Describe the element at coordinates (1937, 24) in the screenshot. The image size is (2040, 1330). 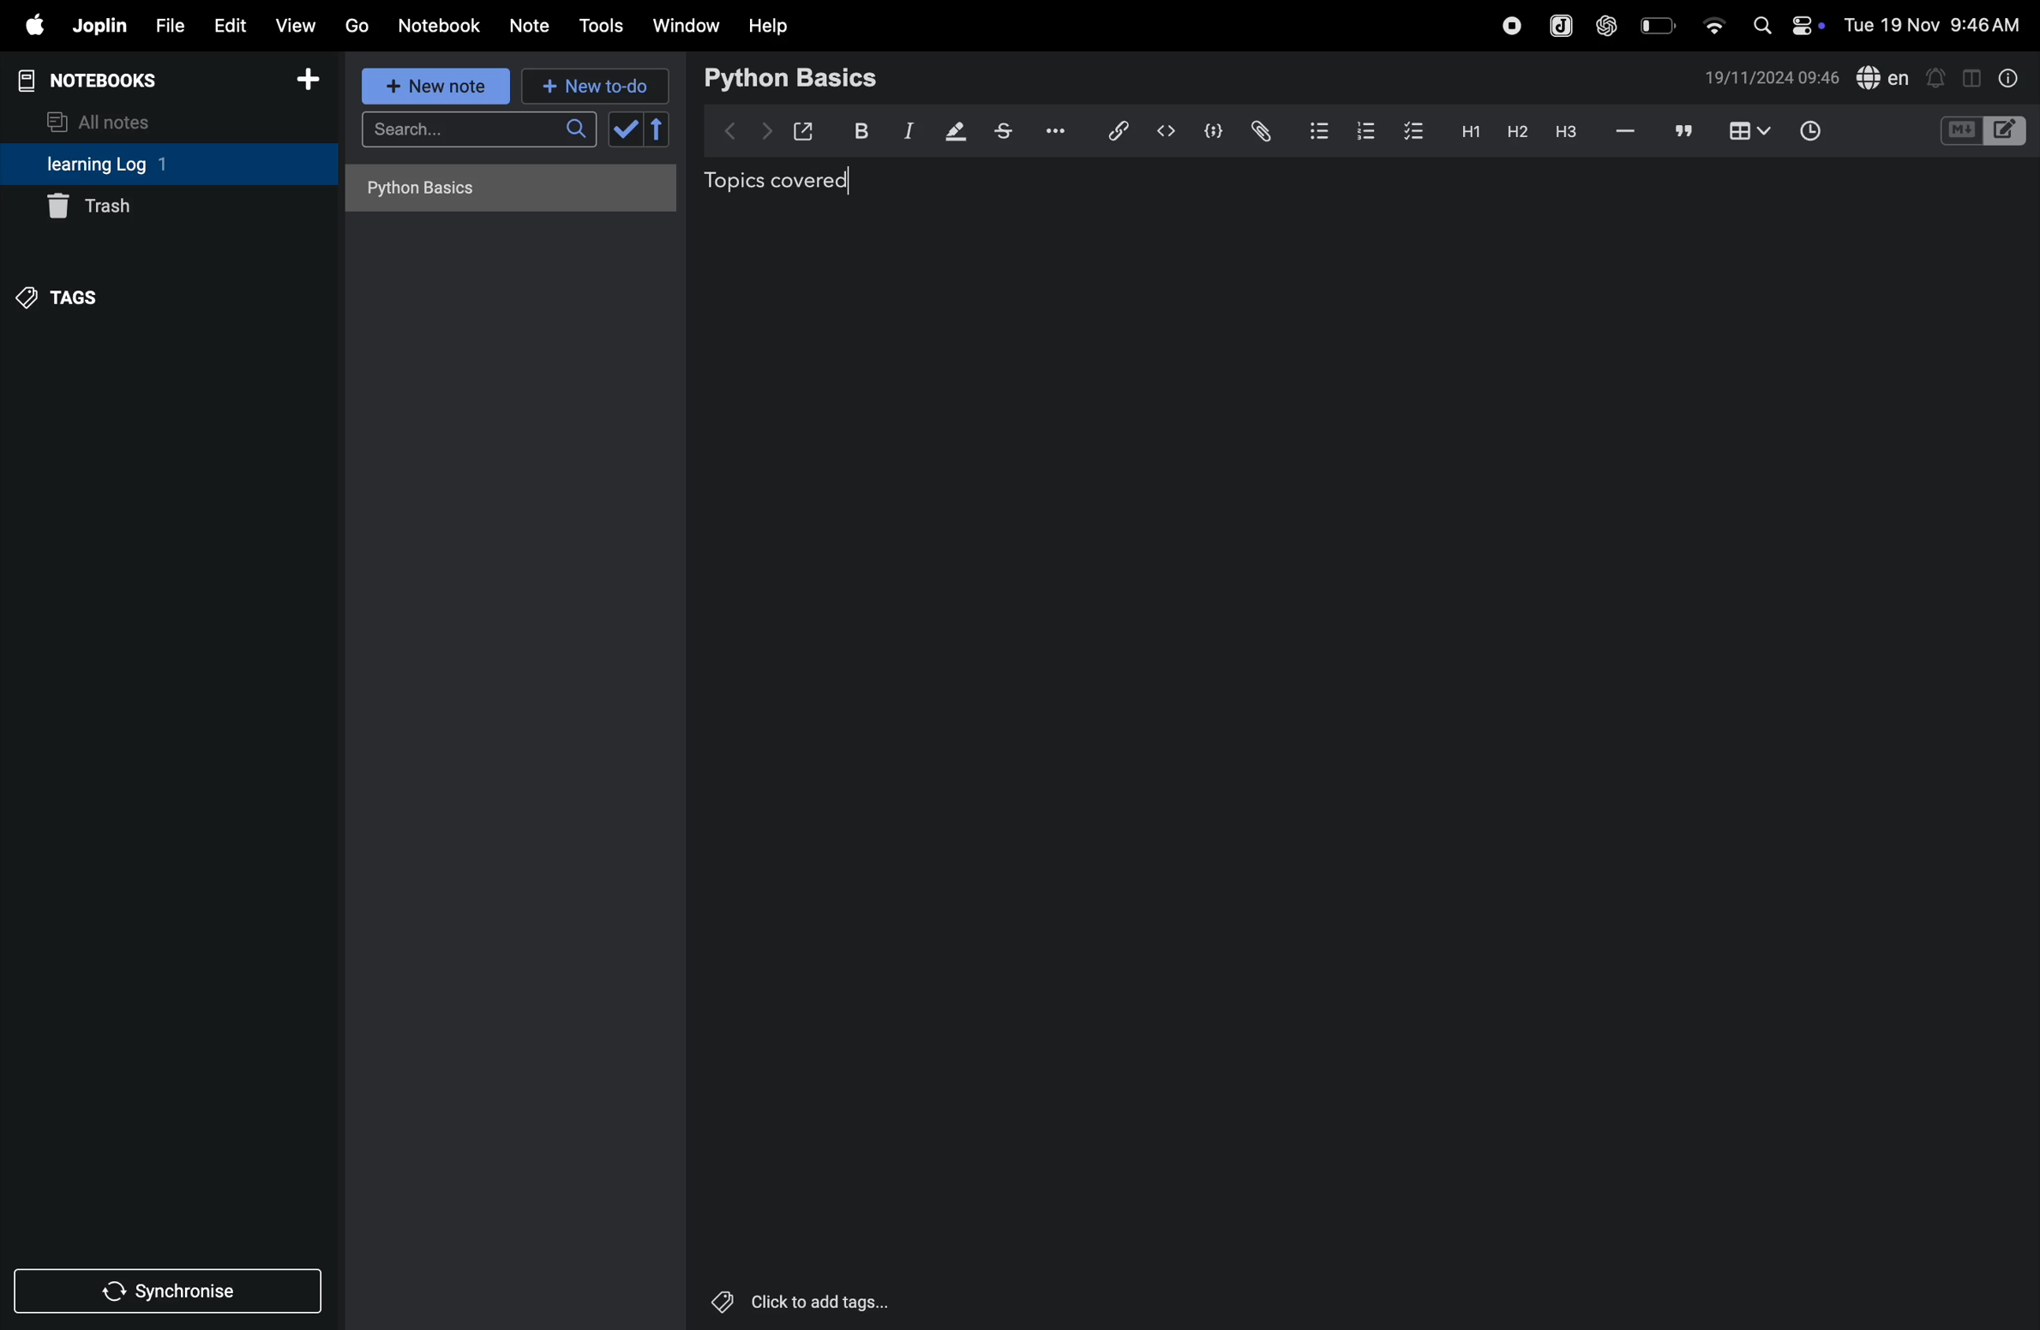
I see `date and time` at that location.